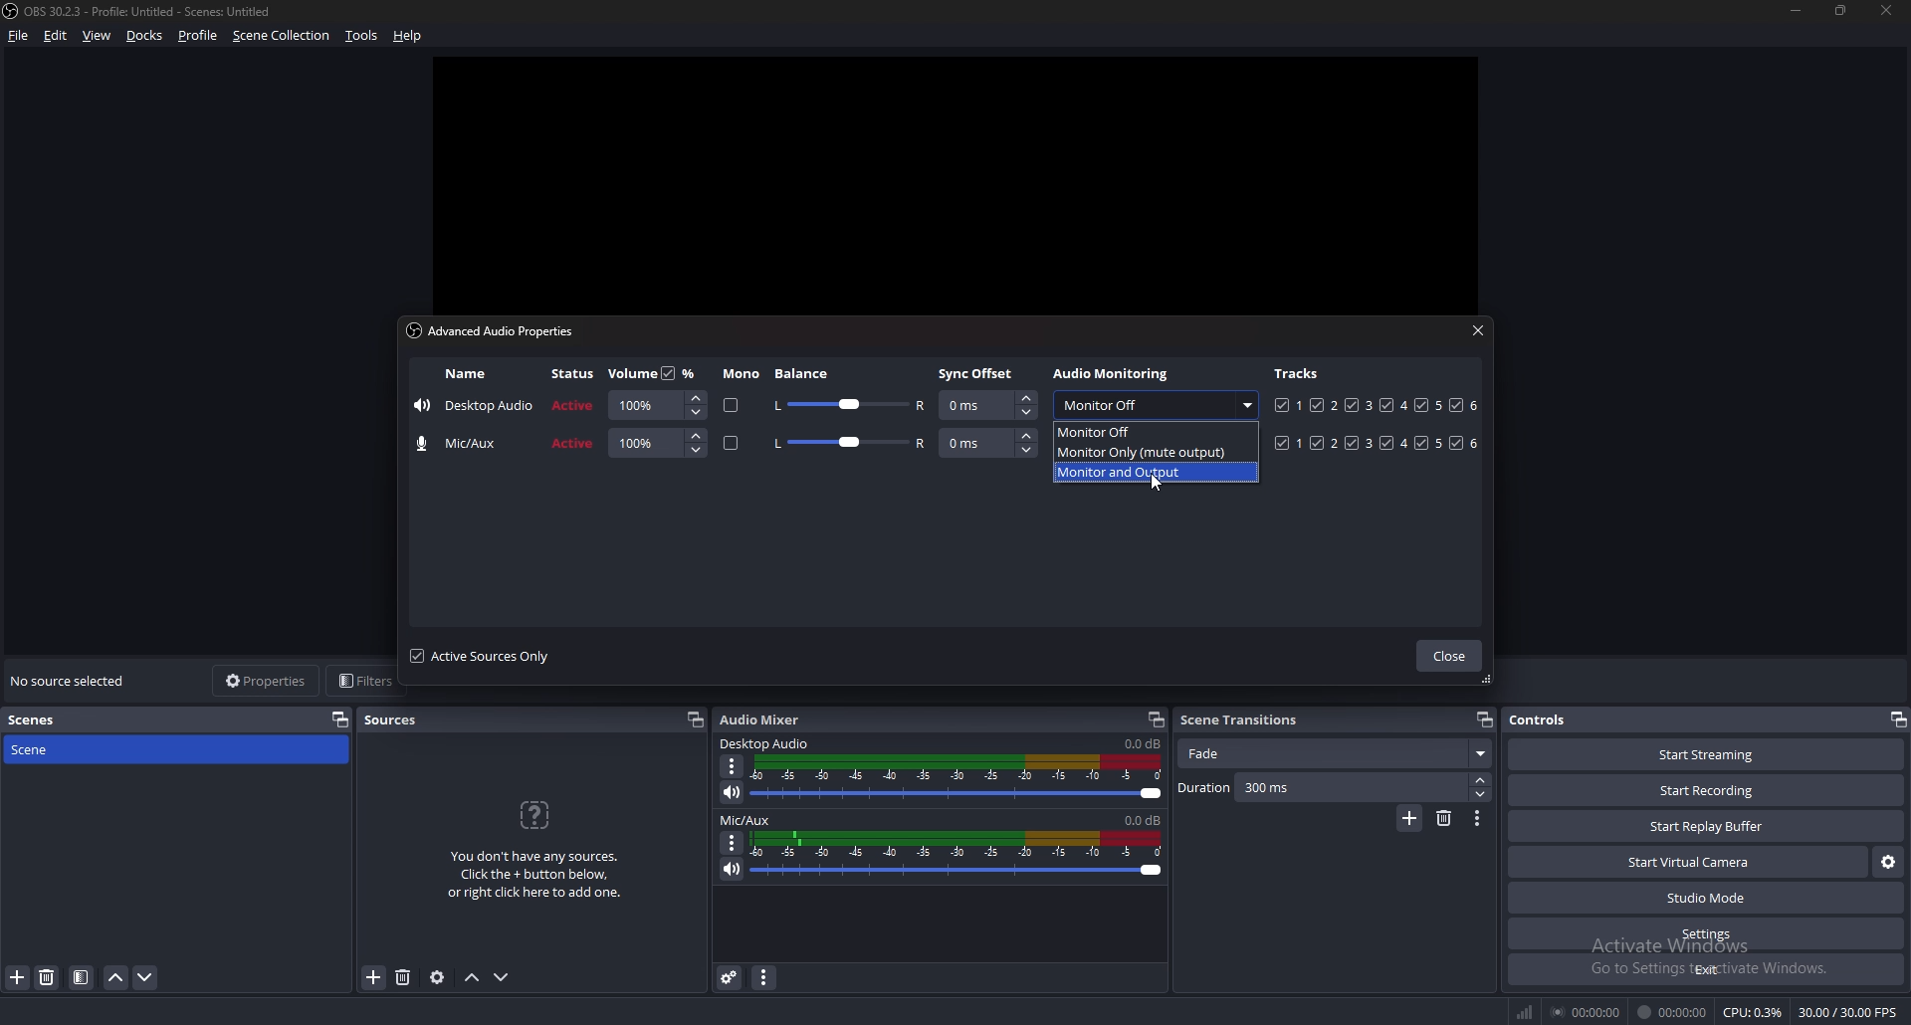  What do you see at coordinates (1144, 819) in the screenshot?
I see `volume level` at bounding box center [1144, 819].